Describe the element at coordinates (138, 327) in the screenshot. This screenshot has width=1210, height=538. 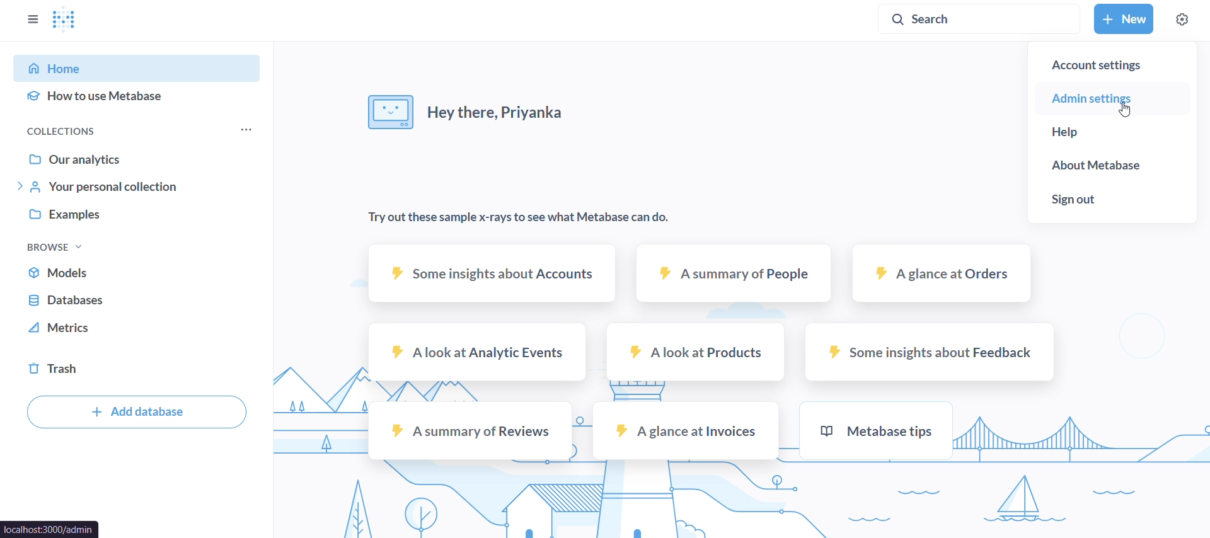
I see `metrics` at that location.